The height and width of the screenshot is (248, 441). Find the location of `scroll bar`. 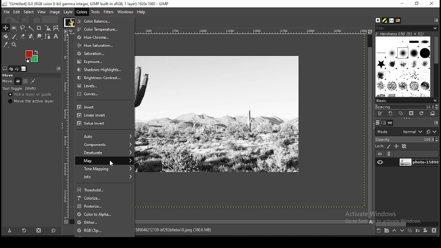

scroll bar is located at coordinates (436, 66).